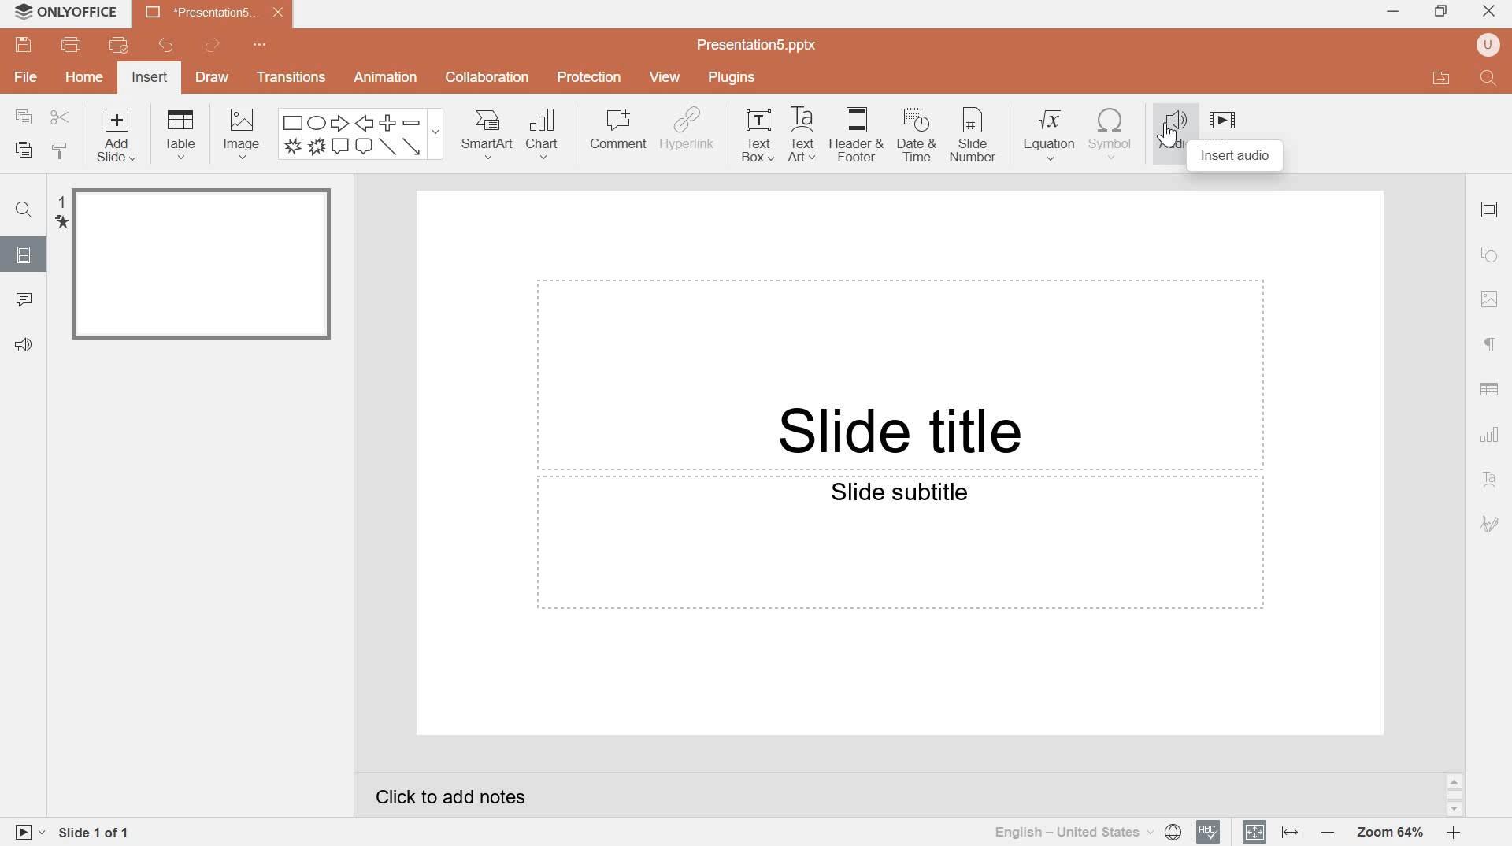 Image resolution: width=1512 pixels, height=846 pixels. What do you see at coordinates (1455, 811) in the screenshot?
I see `scroll down` at bounding box center [1455, 811].